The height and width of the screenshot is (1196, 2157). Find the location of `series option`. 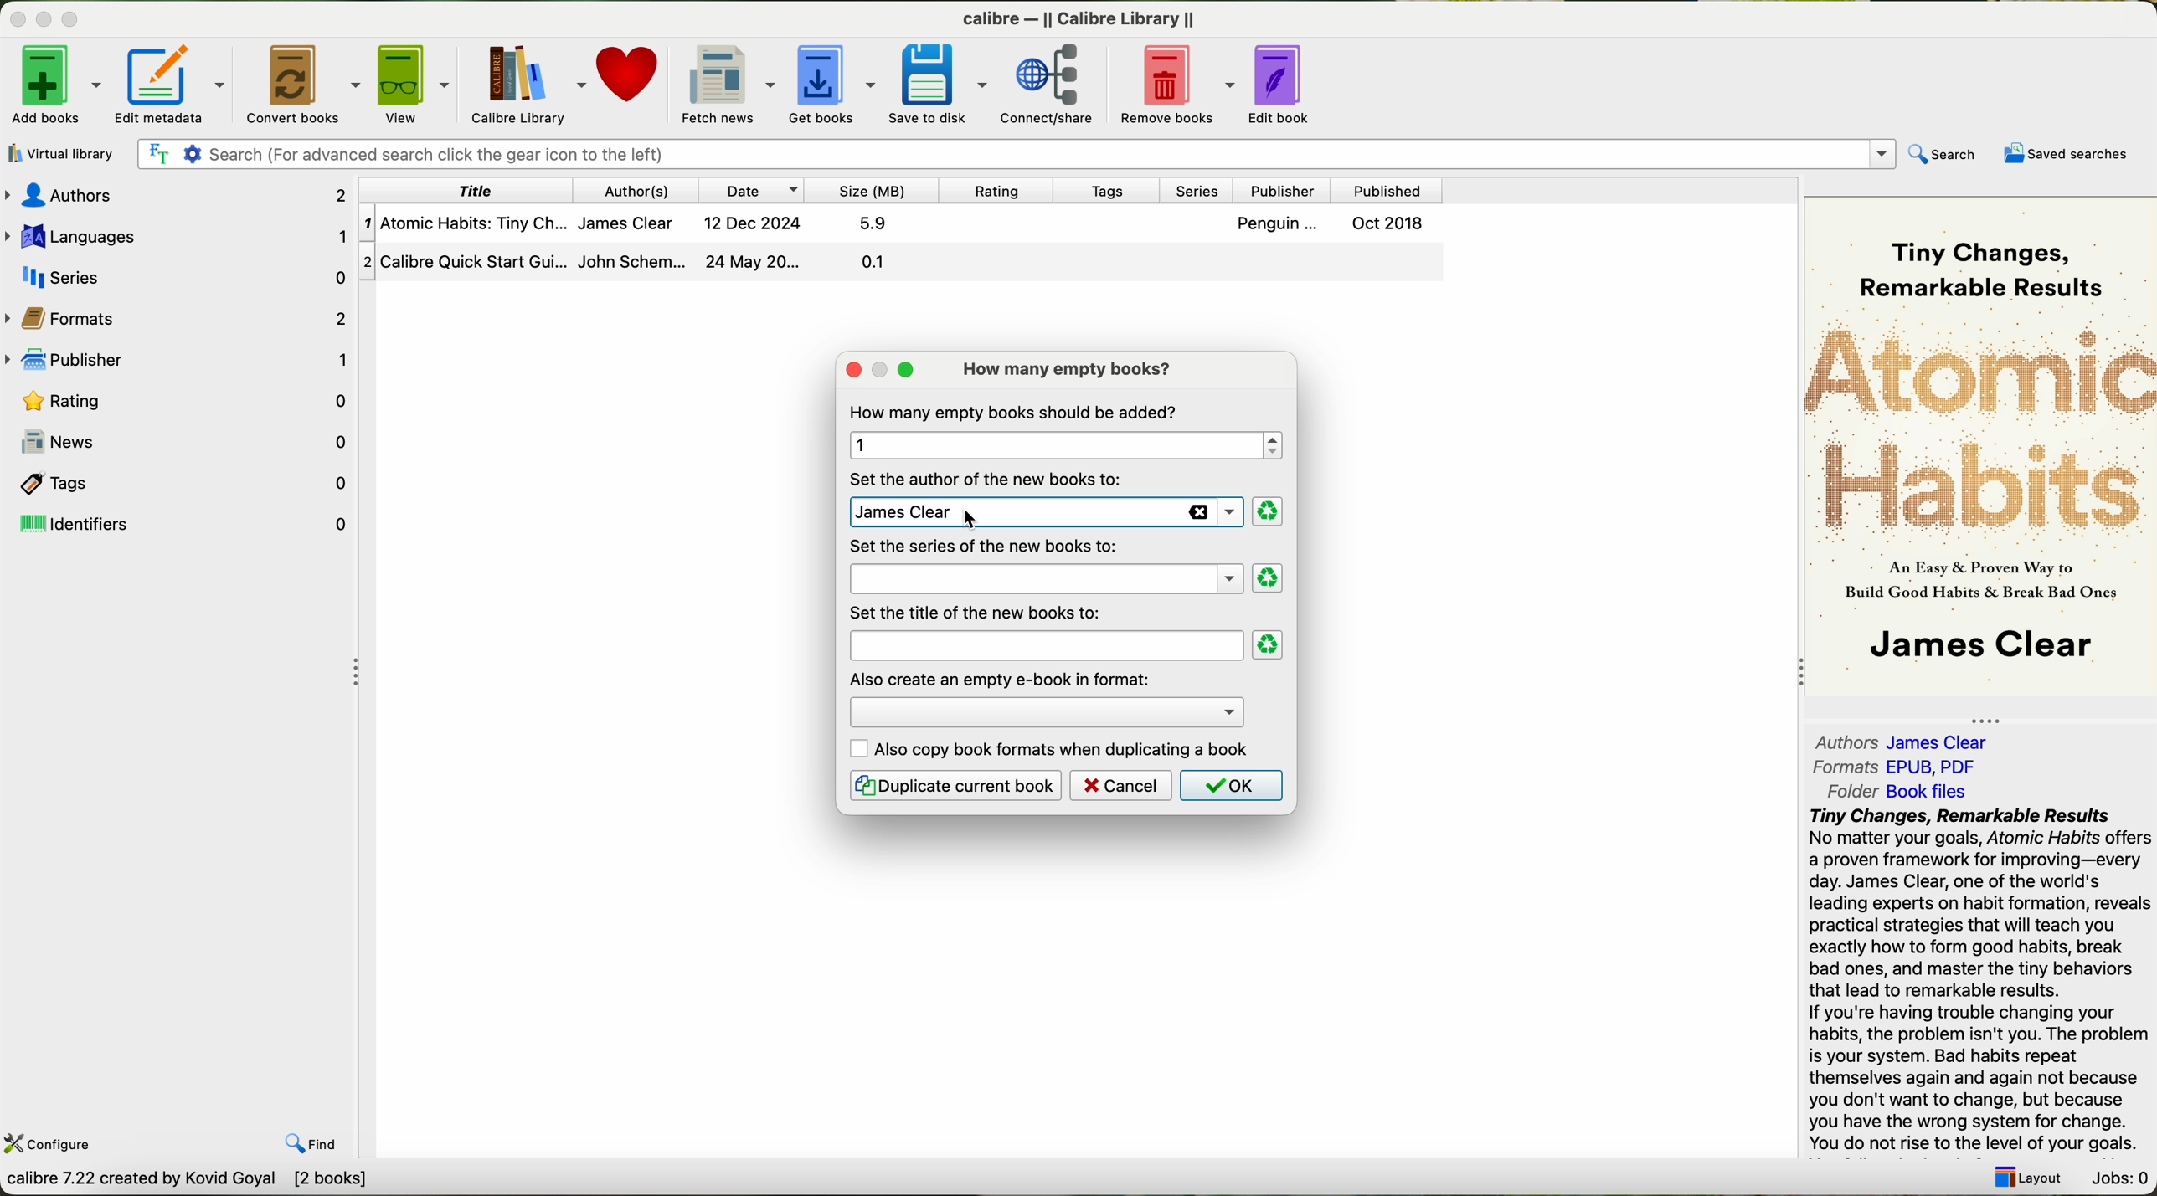

series option is located at coordinates (1045, 579).